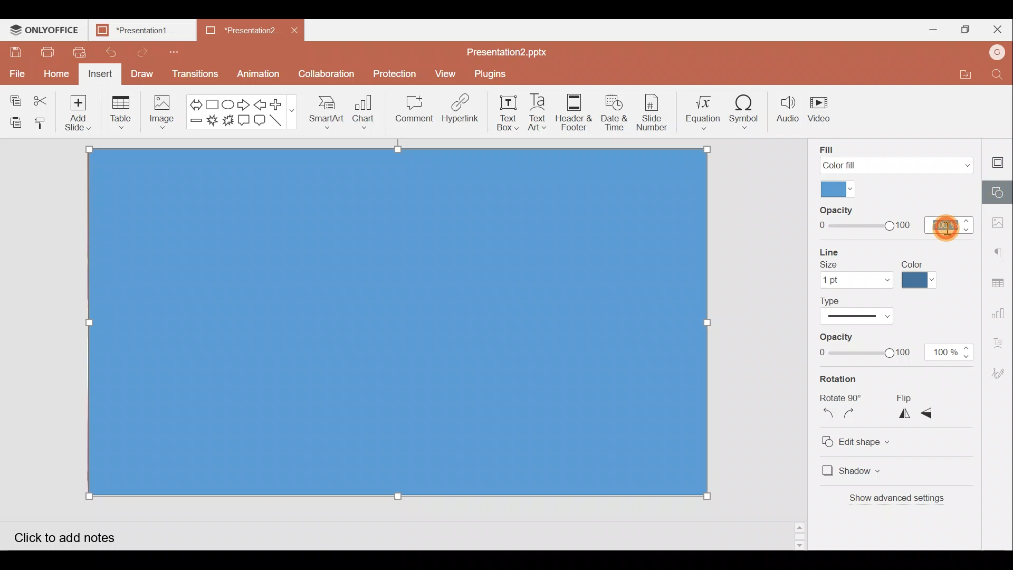 This screenshot has height=570, width=1013. What do you see at coordinates (162, 112) in the screenshot?
I see `Image` at bounding box center [162, 112].